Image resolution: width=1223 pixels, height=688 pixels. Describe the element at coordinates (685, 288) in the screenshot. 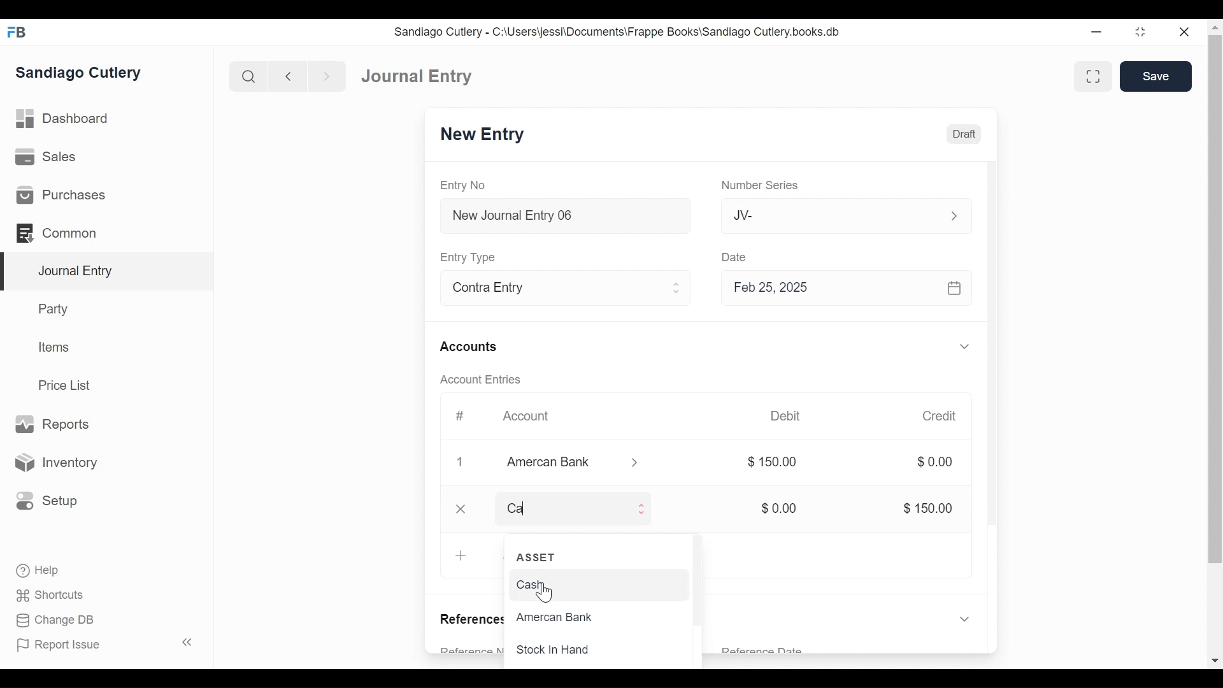

I see `Expand` at that location.